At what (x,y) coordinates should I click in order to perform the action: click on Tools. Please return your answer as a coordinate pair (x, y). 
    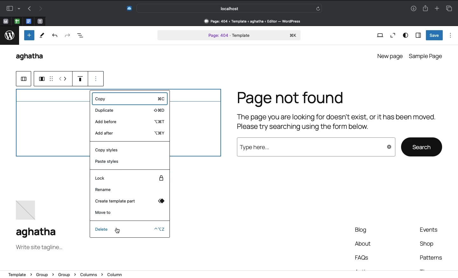
    Looking at the image, I should click on (42, 36).